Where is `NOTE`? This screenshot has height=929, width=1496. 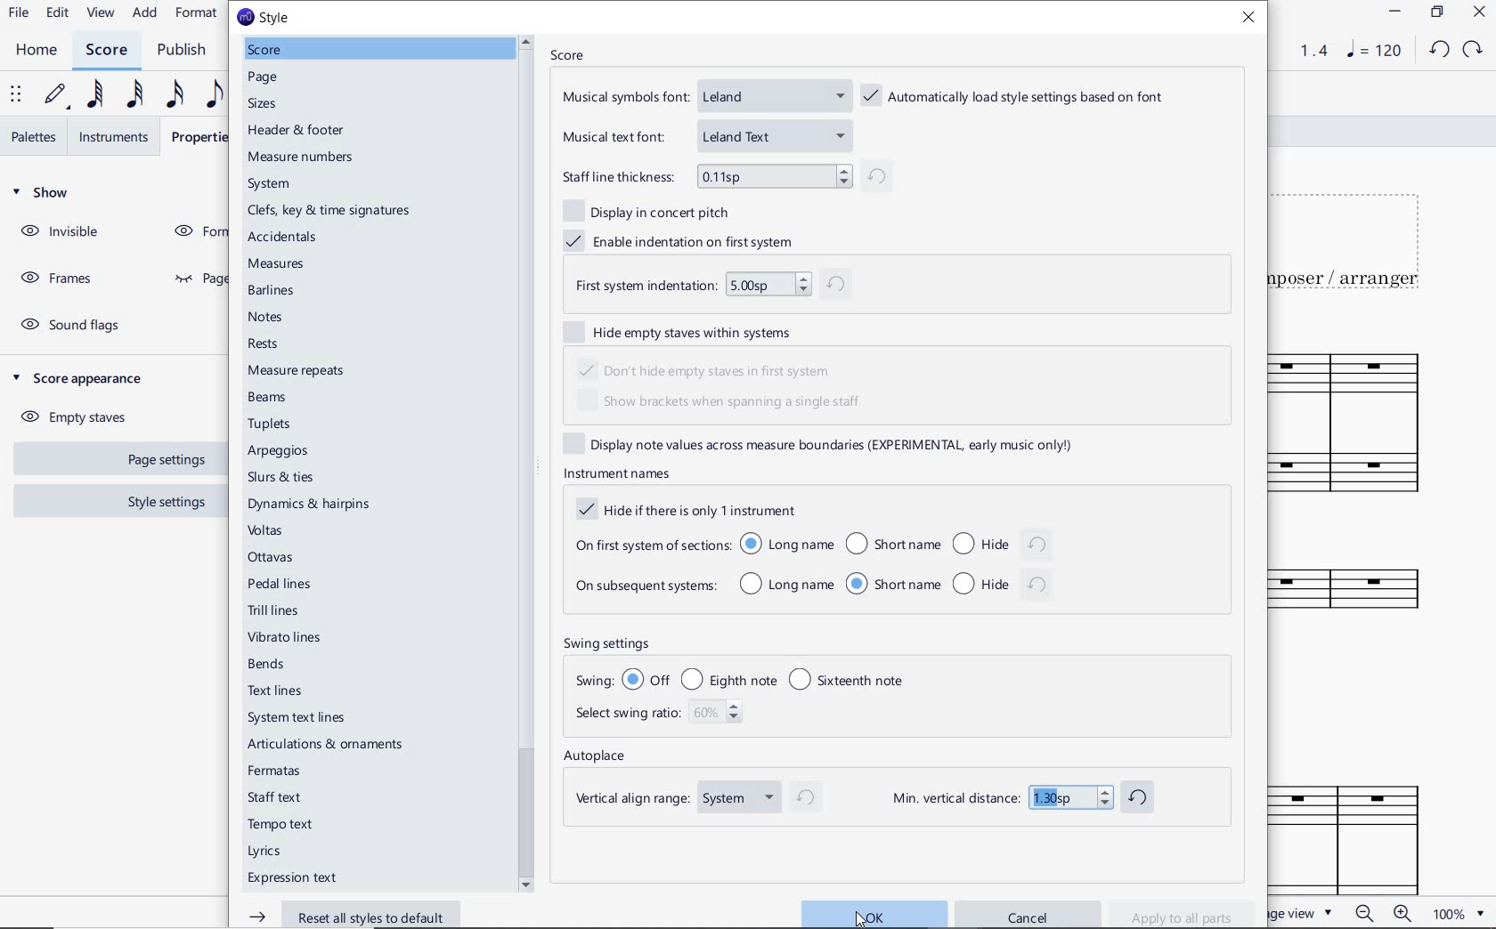
NOTE is located at coordinates (1373, 51).